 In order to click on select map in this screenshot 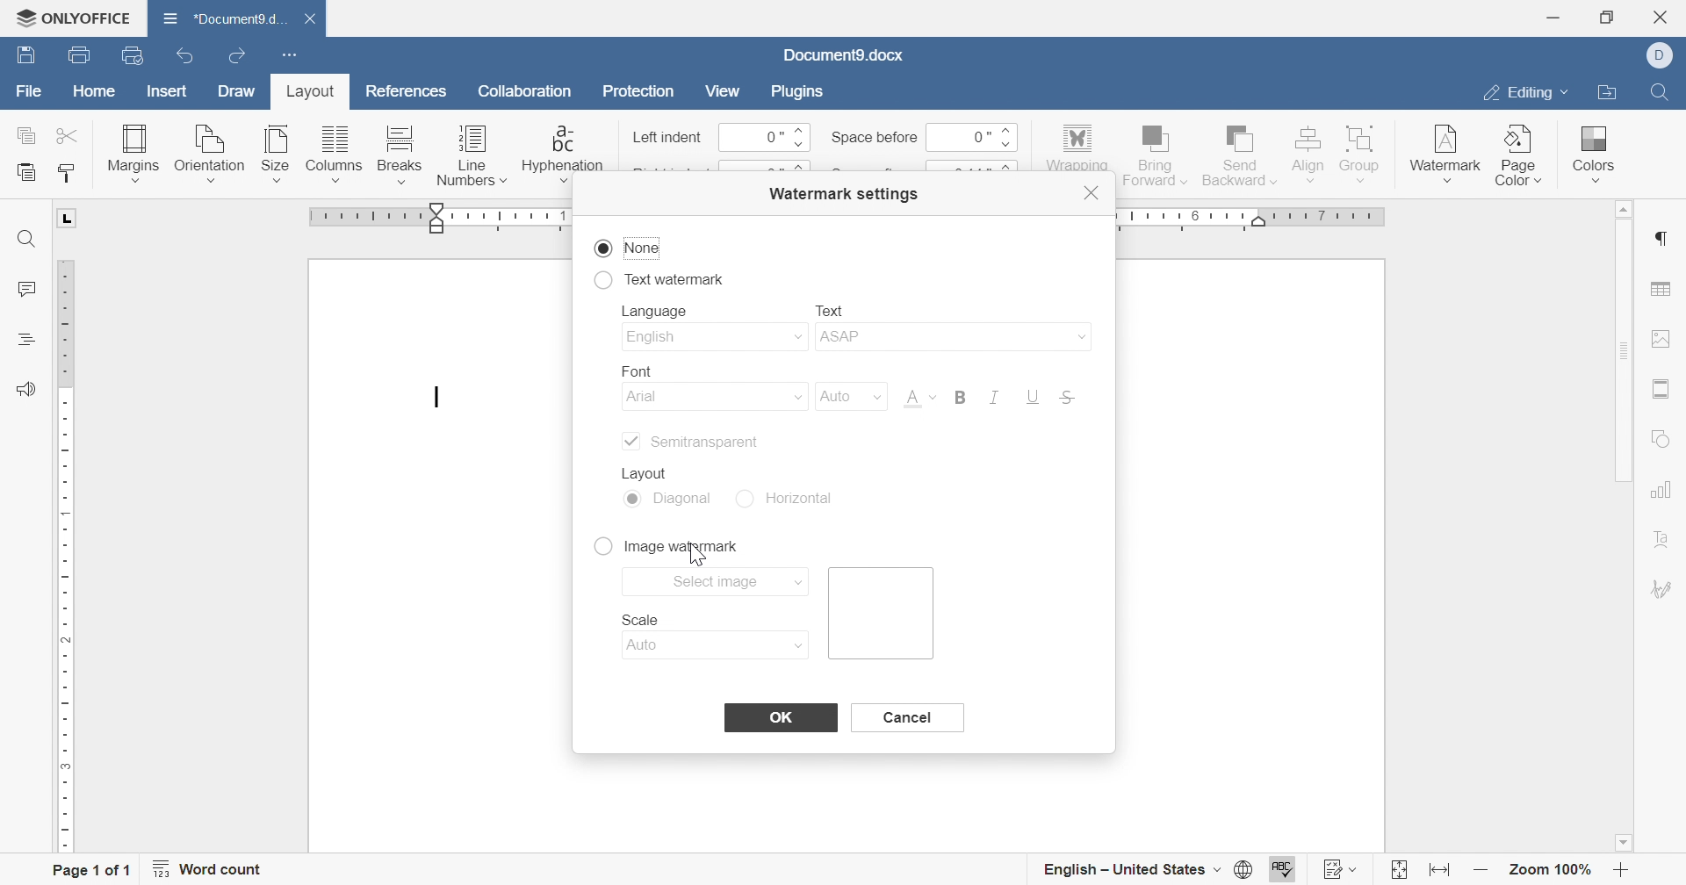, I will do `click(717, 580)`.